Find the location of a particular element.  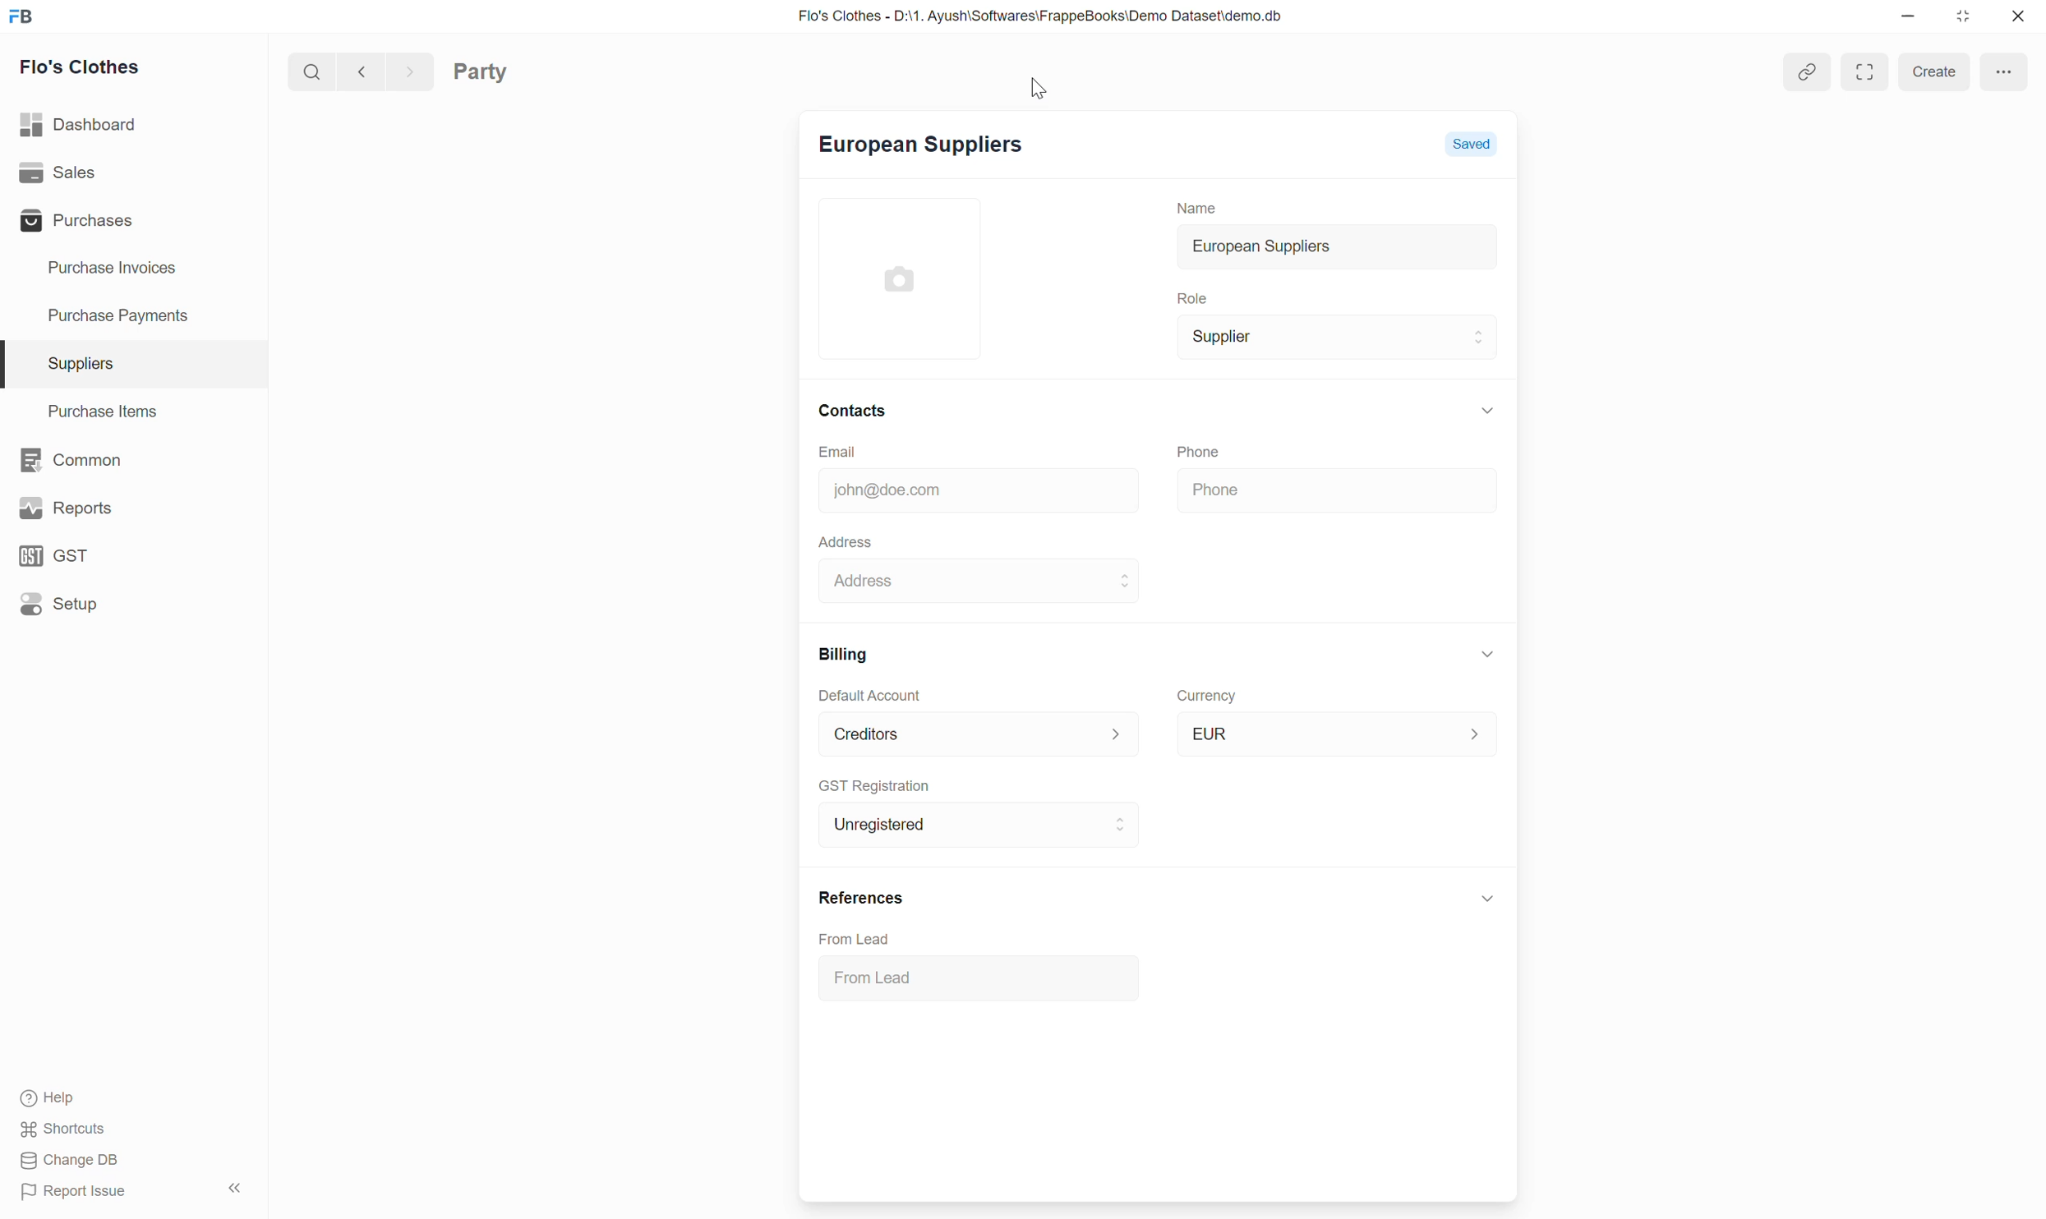

search is located at coordinates (305, 70).